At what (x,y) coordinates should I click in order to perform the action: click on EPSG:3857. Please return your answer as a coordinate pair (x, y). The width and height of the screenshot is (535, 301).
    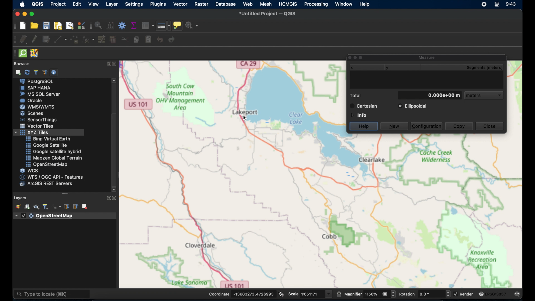
    Looking at the image, I should click on (493, 293).